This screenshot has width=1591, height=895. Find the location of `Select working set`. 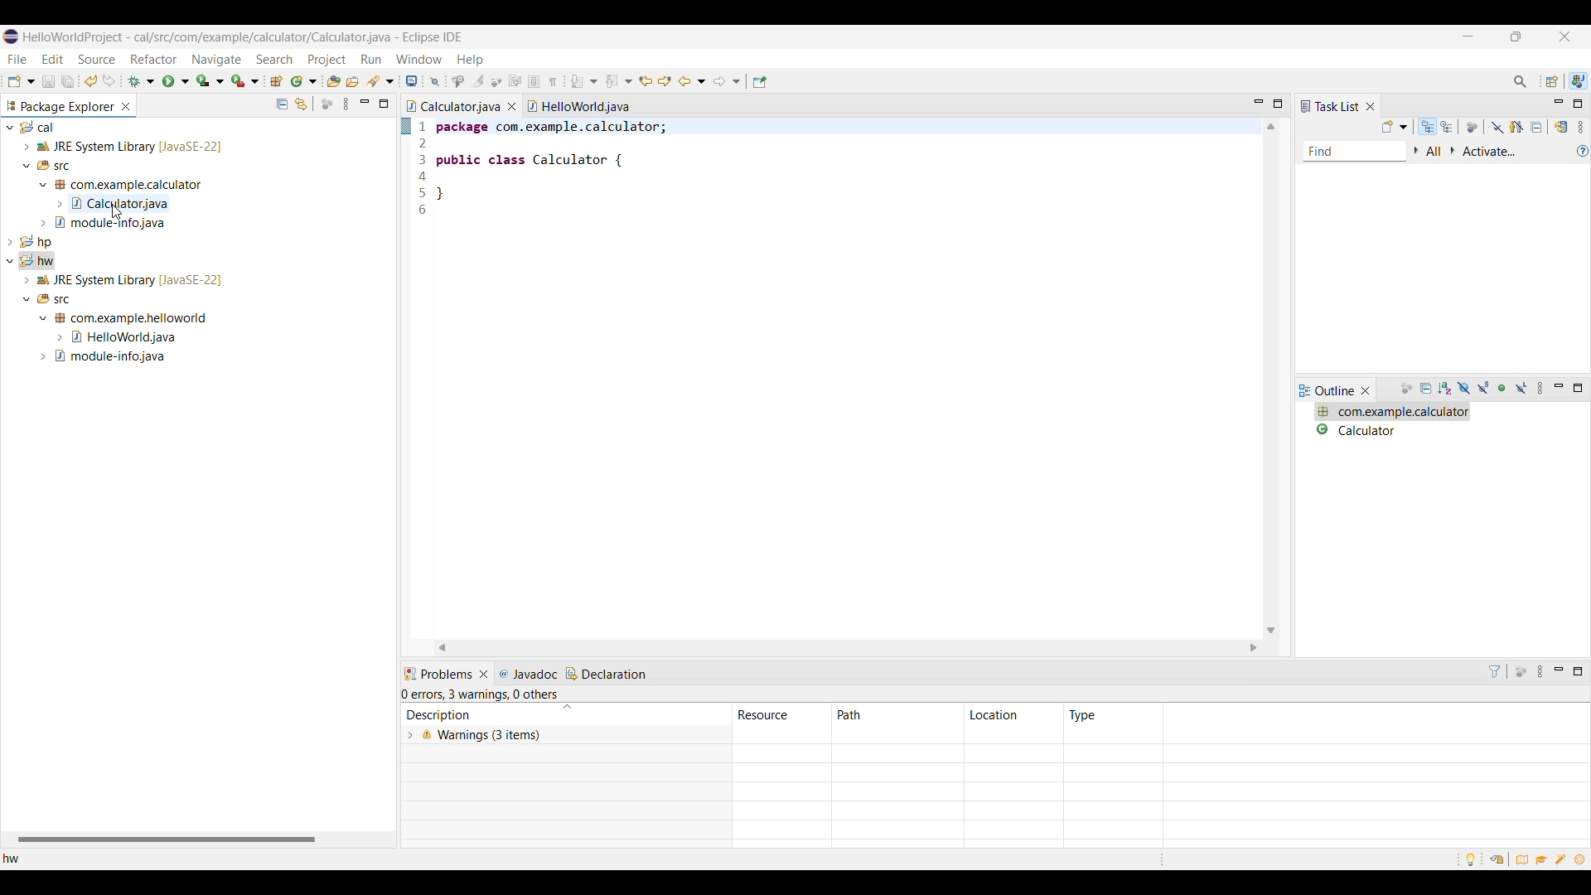

Select working set is located at coordinates (1416, 151).